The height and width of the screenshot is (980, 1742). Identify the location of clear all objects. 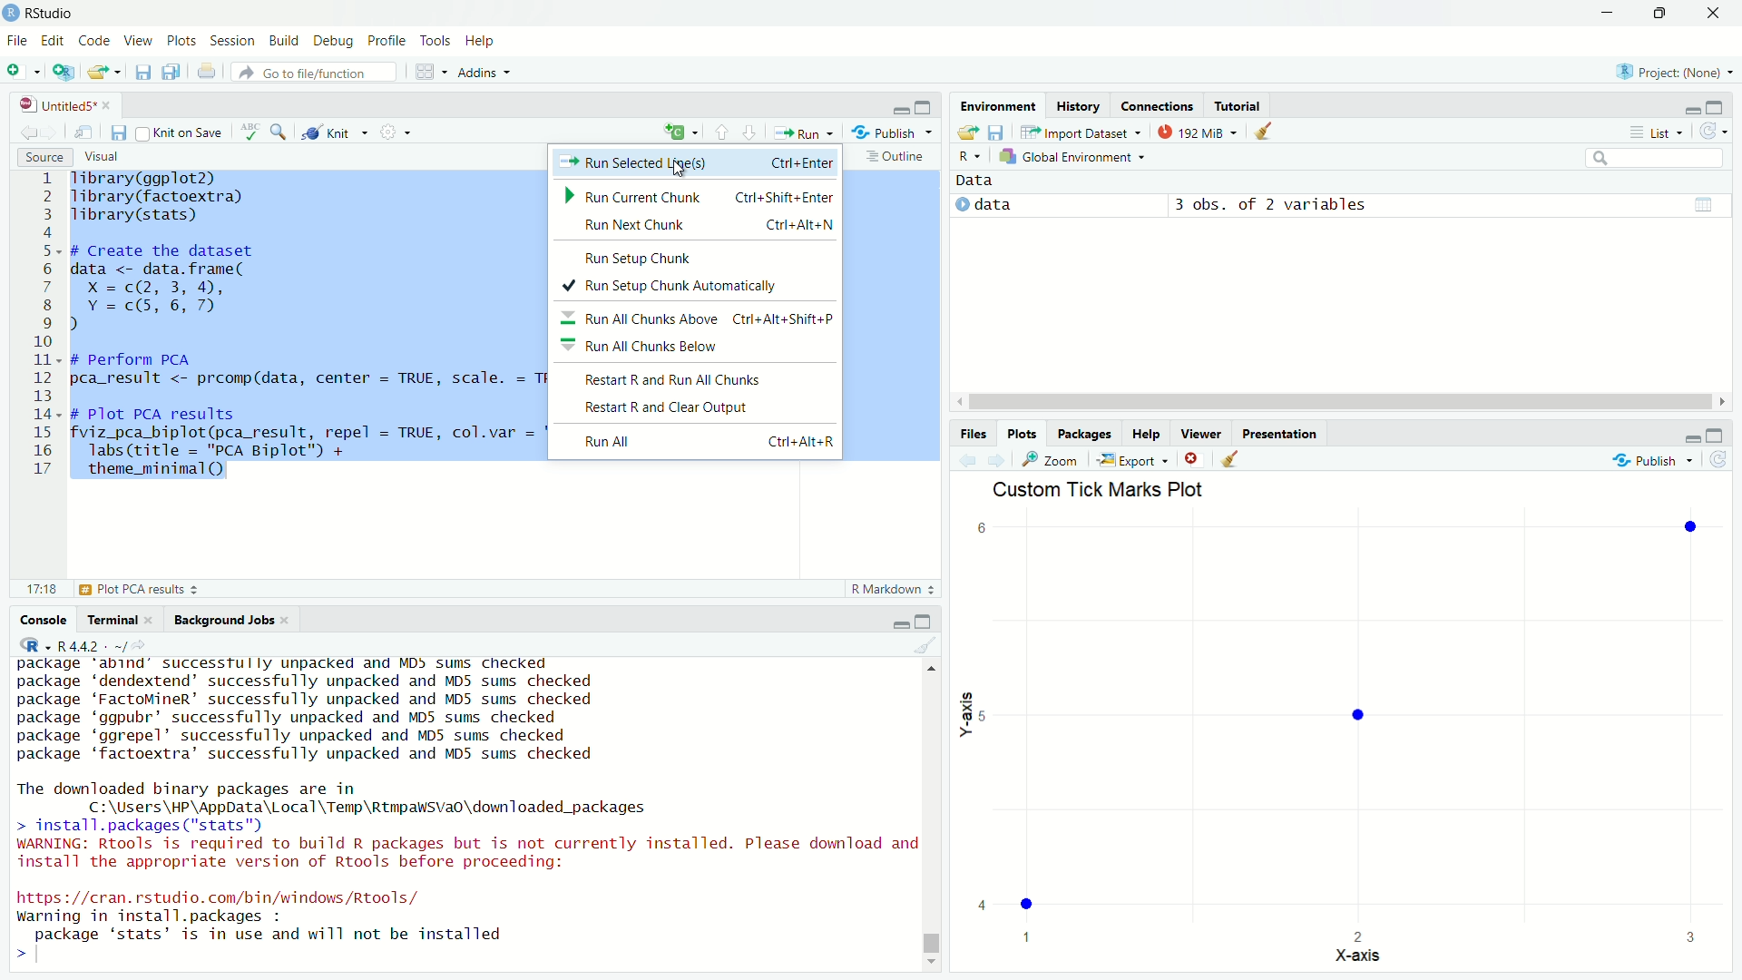
(1265, 129).